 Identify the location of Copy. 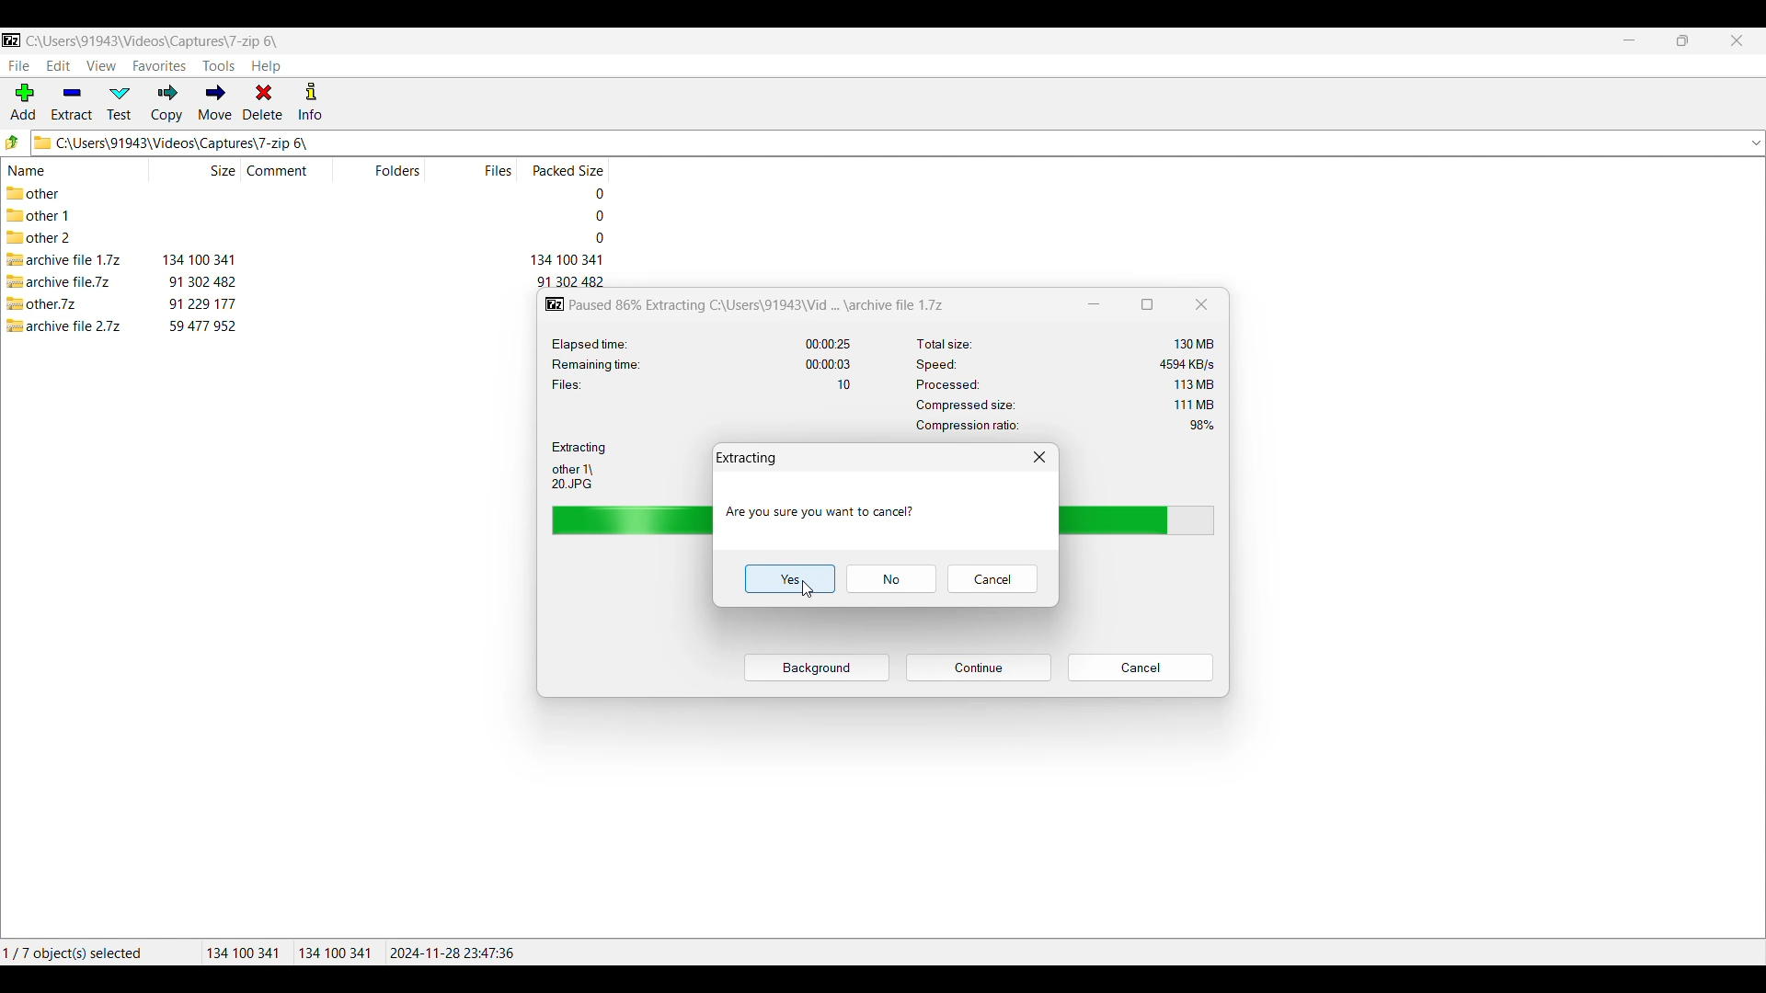
(166, 103).